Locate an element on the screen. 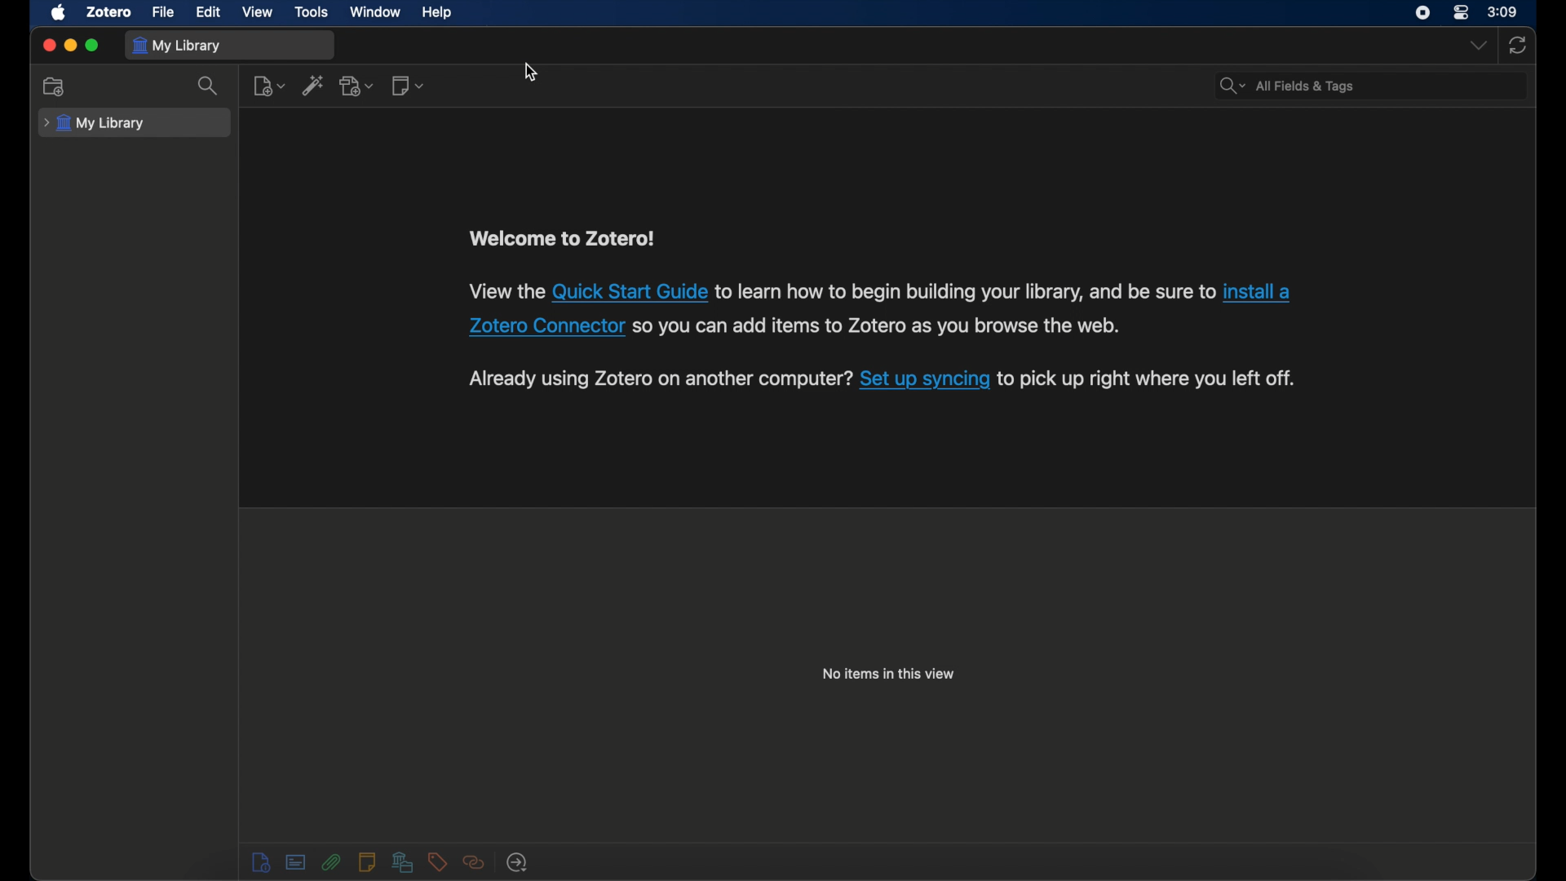 The width and height of the screenshot is (1566, 881). add attachment is located at coordinates (357, 85).